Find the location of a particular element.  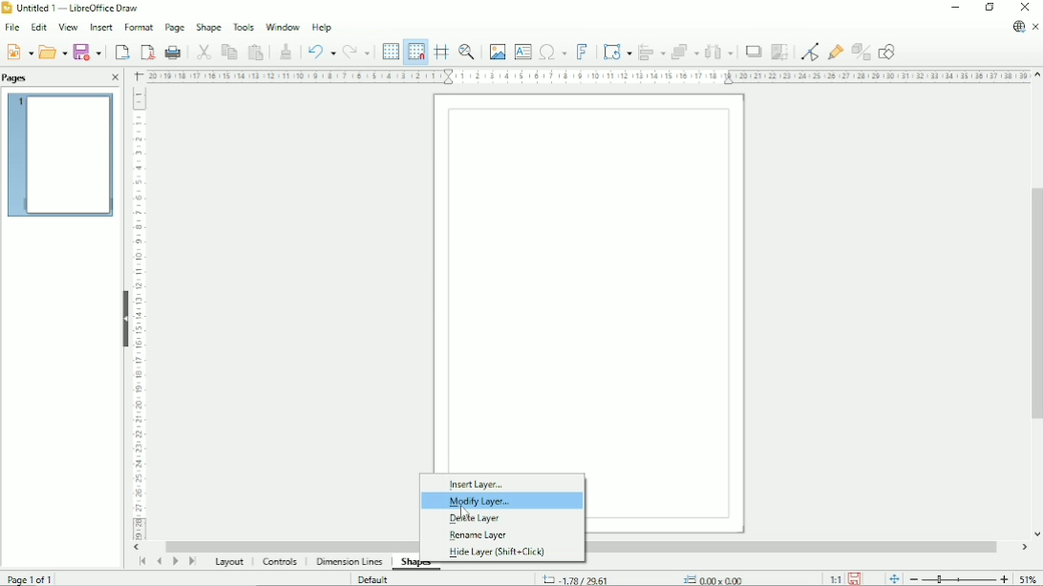

Export is located at coordinates (120, 51).